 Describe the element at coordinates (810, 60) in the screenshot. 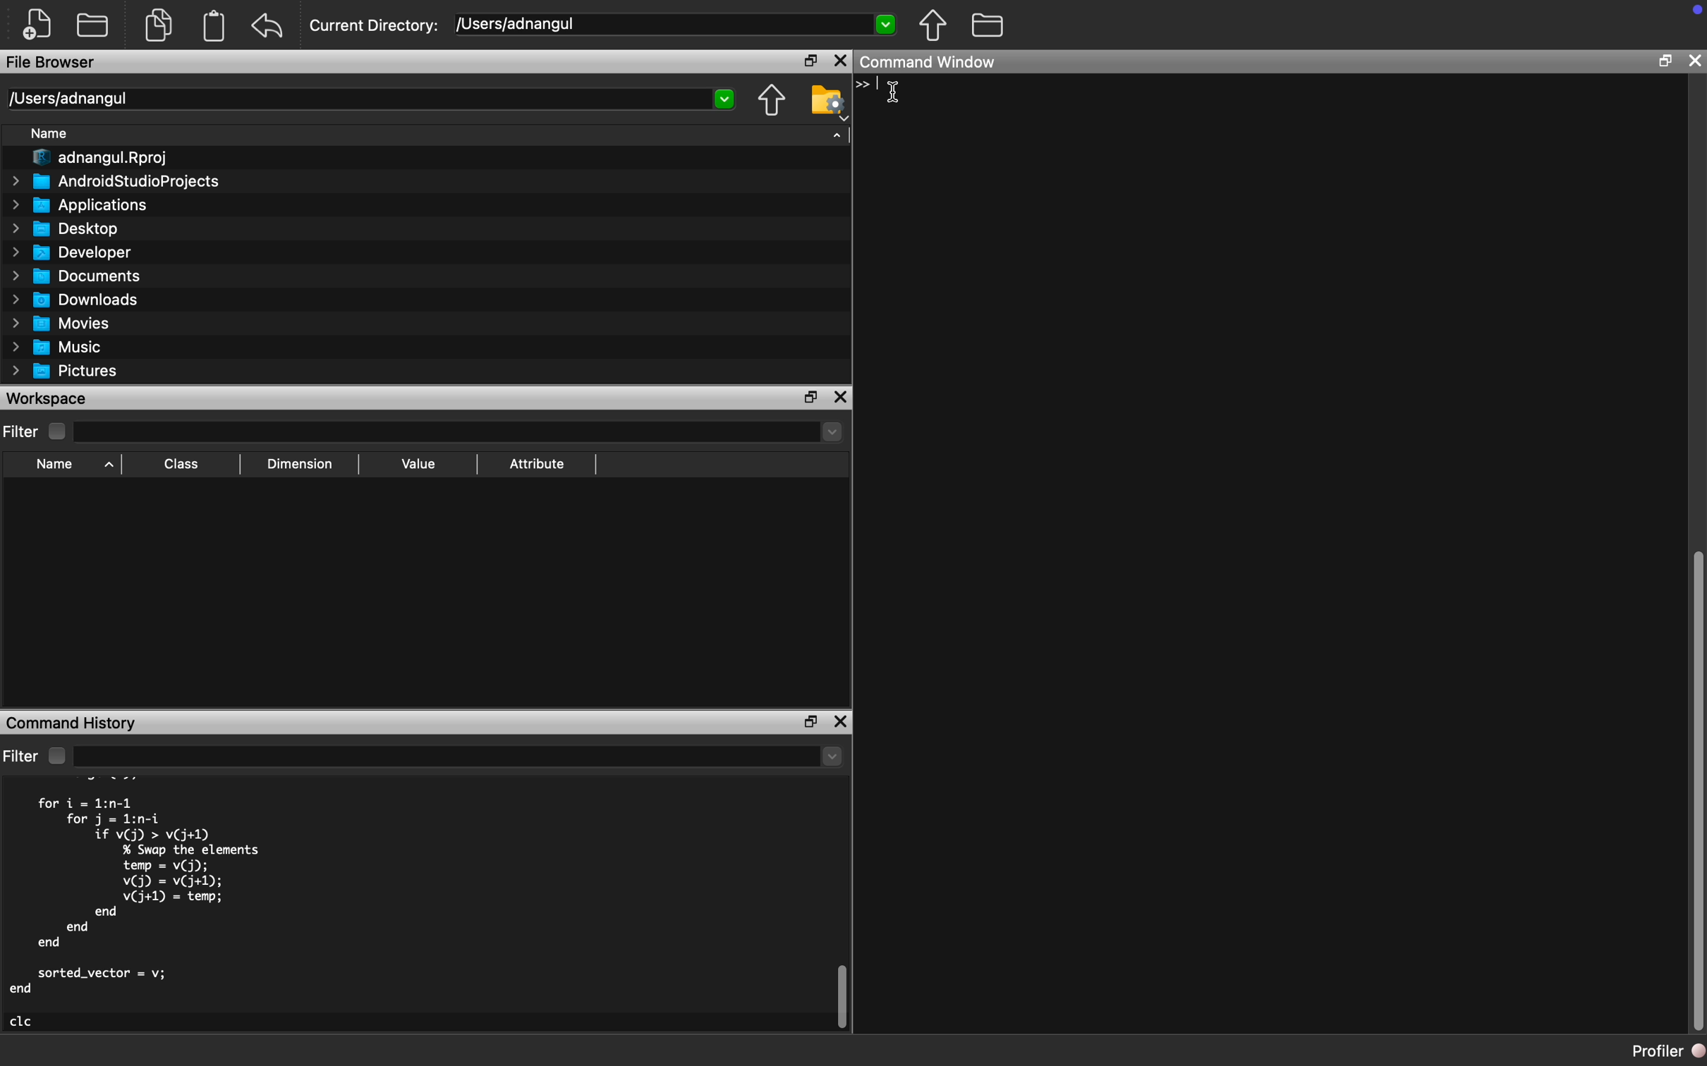

I see `Restore Down` at that location.